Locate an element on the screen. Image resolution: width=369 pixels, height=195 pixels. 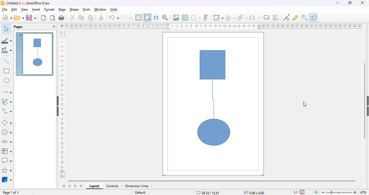
insert line is located at coordinates (7, 61).